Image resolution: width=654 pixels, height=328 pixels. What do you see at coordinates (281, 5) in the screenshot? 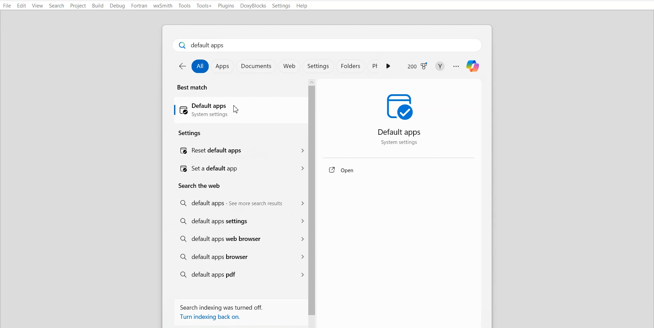
I see `Settings` at bounding box center [281, 5].